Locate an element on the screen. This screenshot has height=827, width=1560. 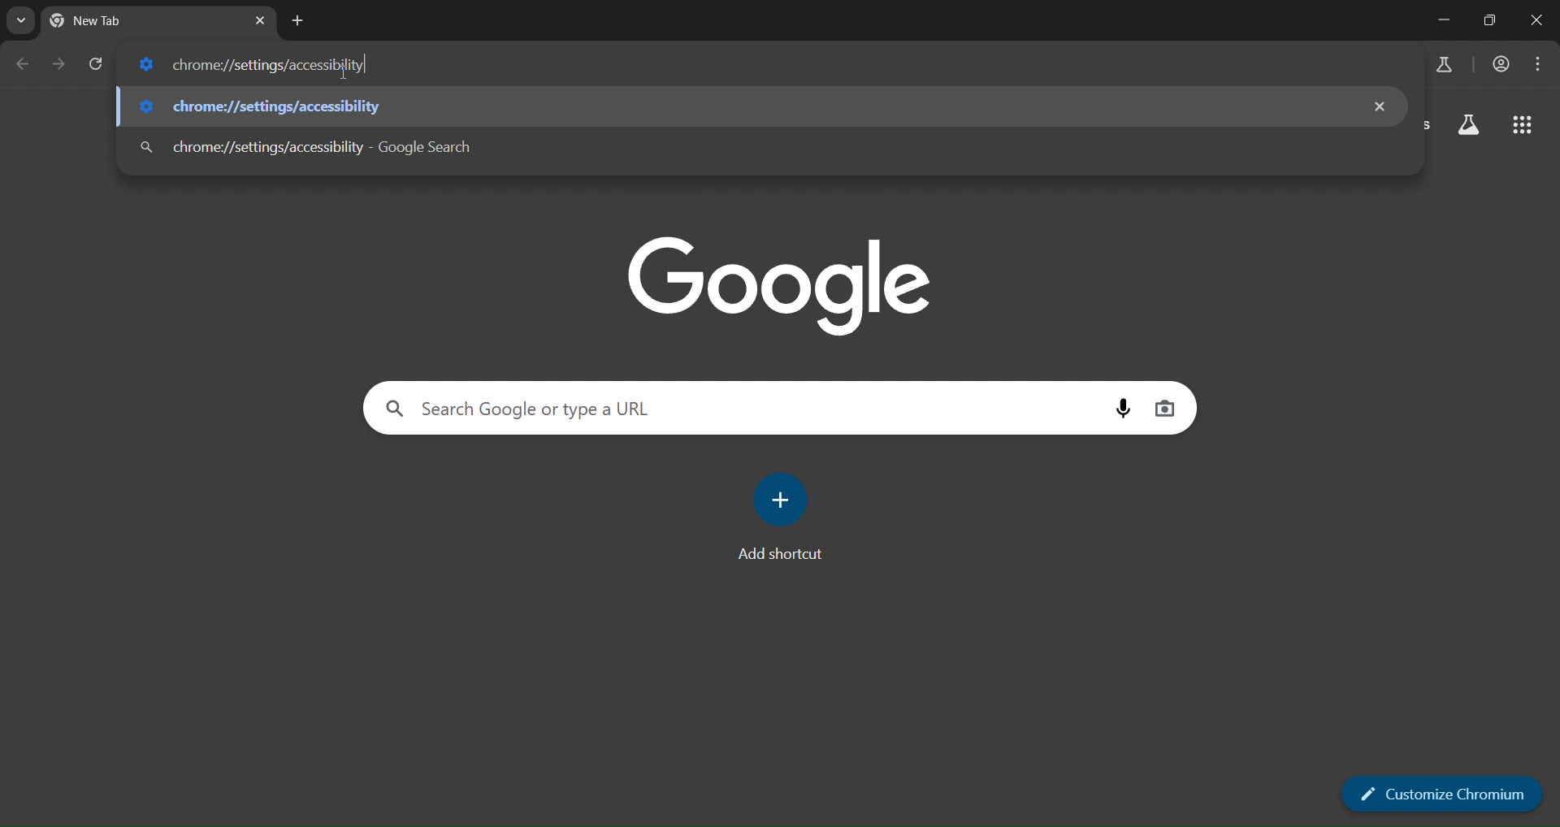
new tab is located at coordinates (297, 23).